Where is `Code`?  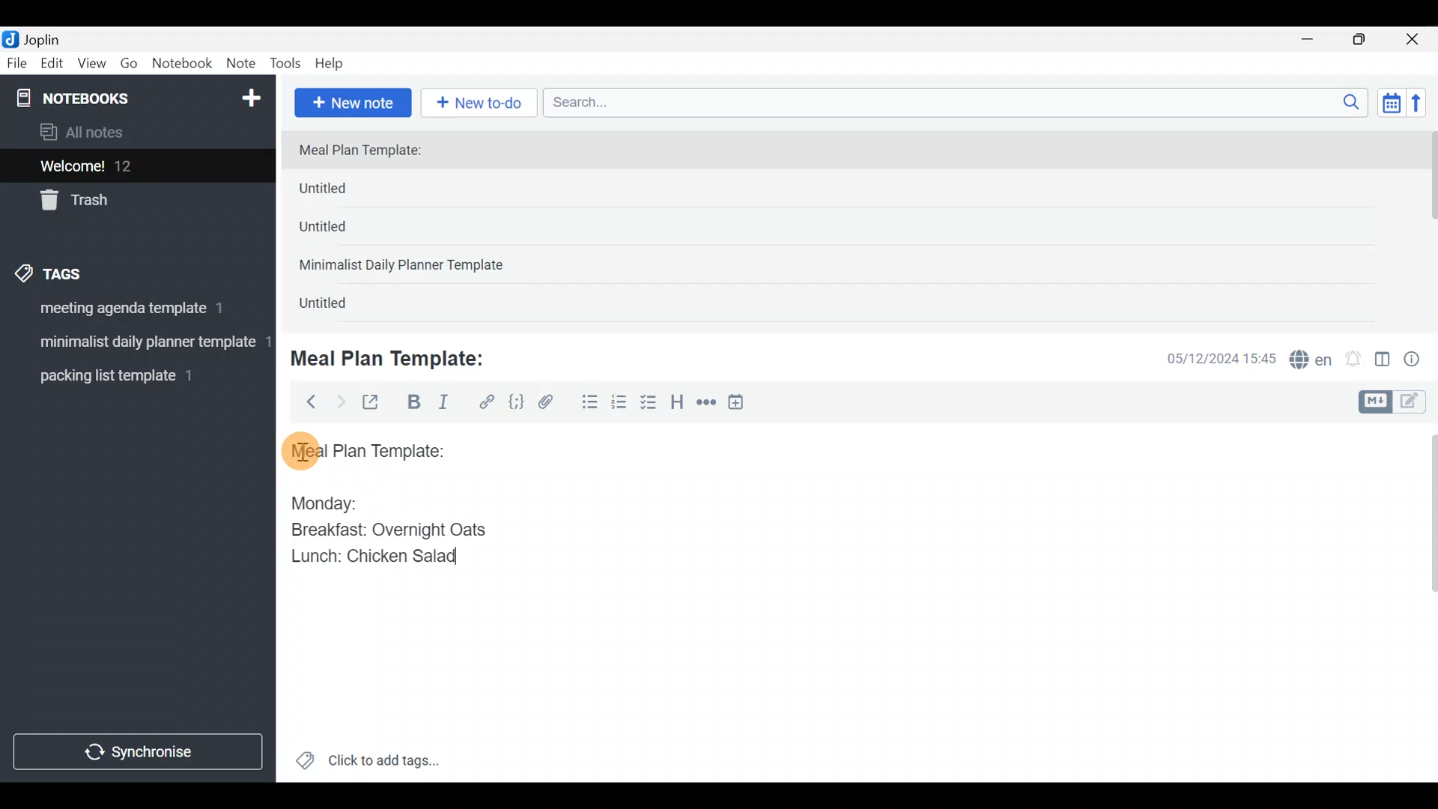
Code is located at coordinates (515, 402).